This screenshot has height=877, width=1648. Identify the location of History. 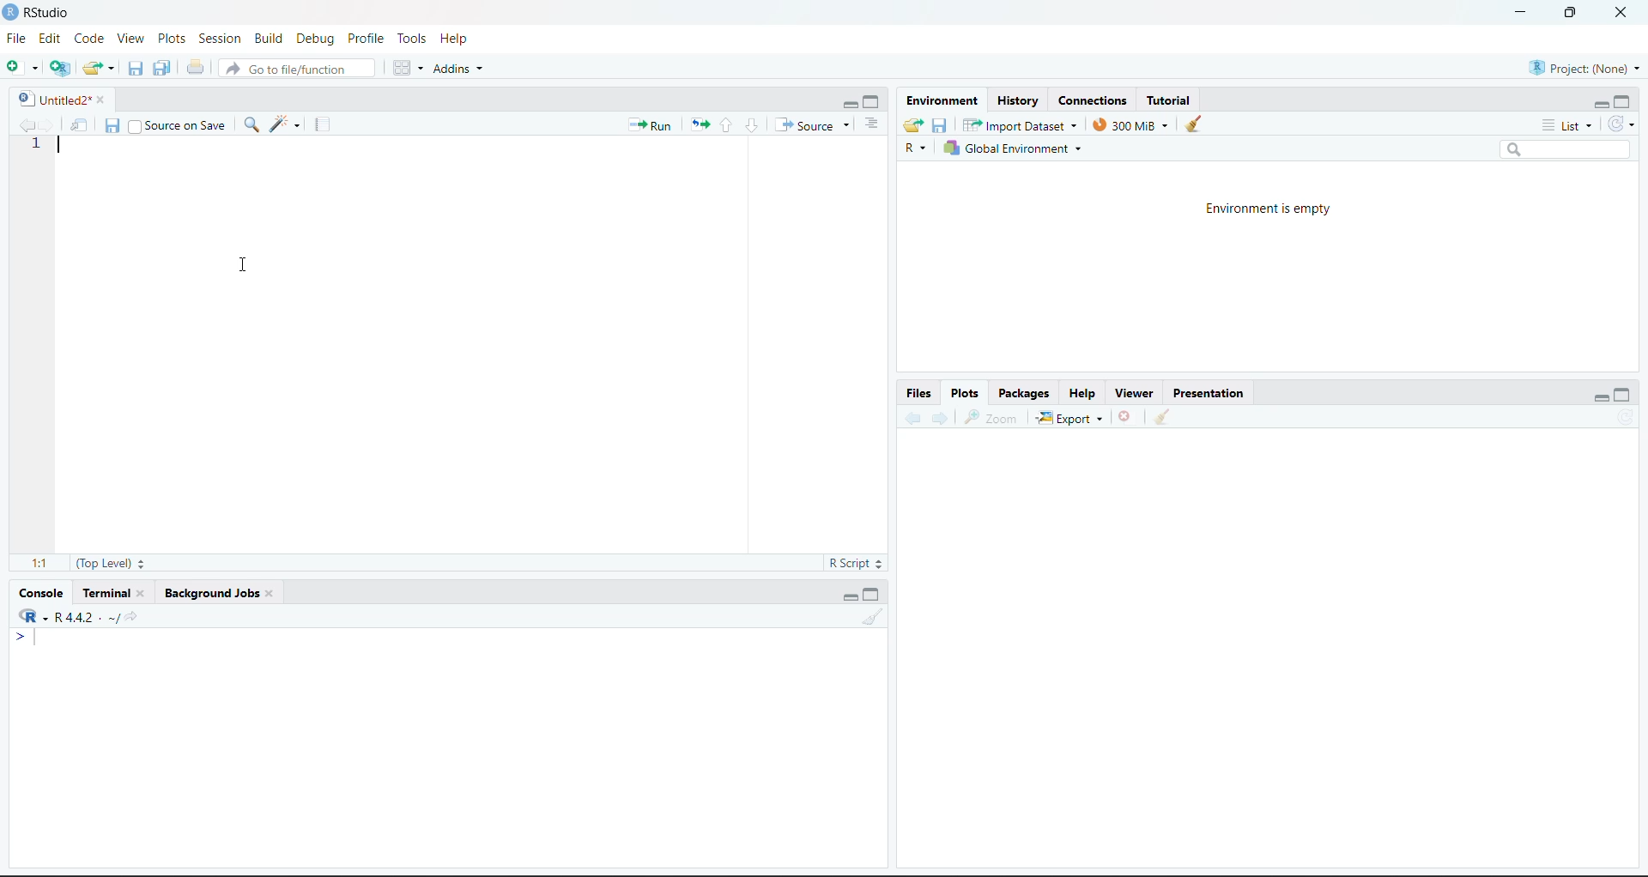
(1018, 101).